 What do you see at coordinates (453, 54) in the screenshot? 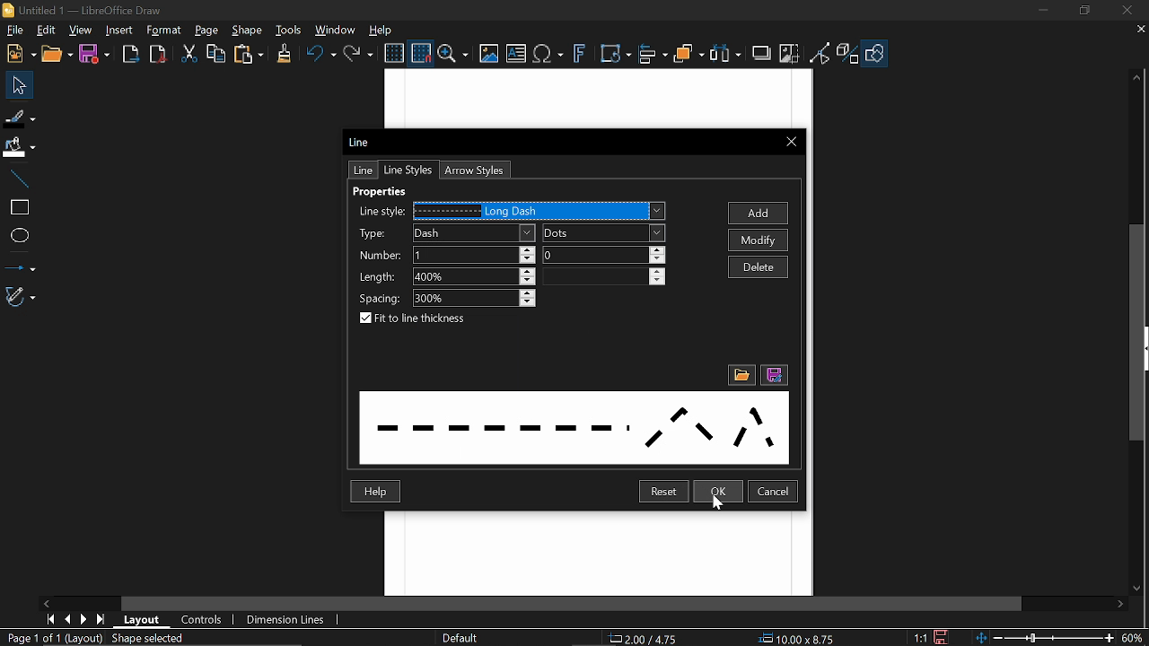
I see `Zoom` at bounding box center [453, 54].